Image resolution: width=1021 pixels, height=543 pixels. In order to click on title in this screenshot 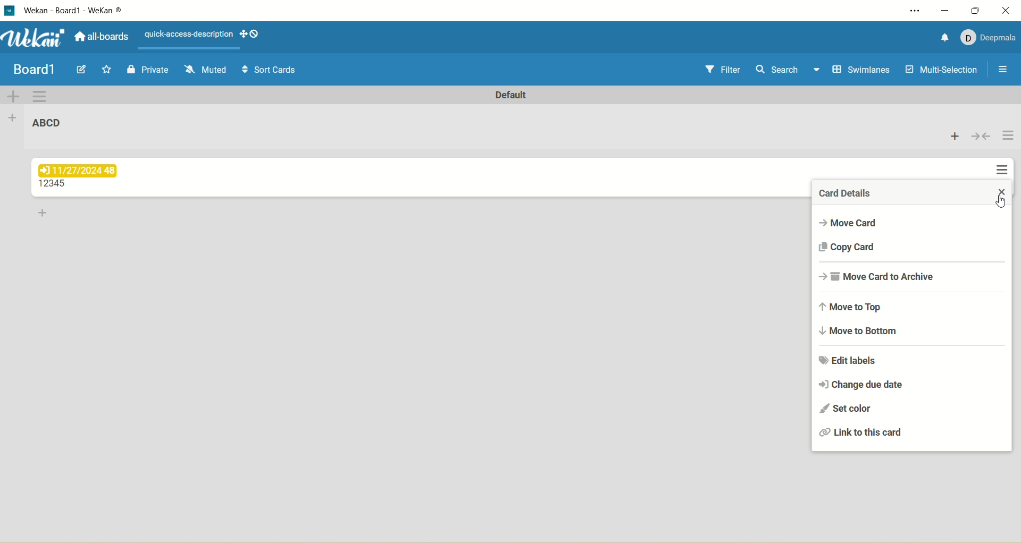, I will do `click(74, 13)`.